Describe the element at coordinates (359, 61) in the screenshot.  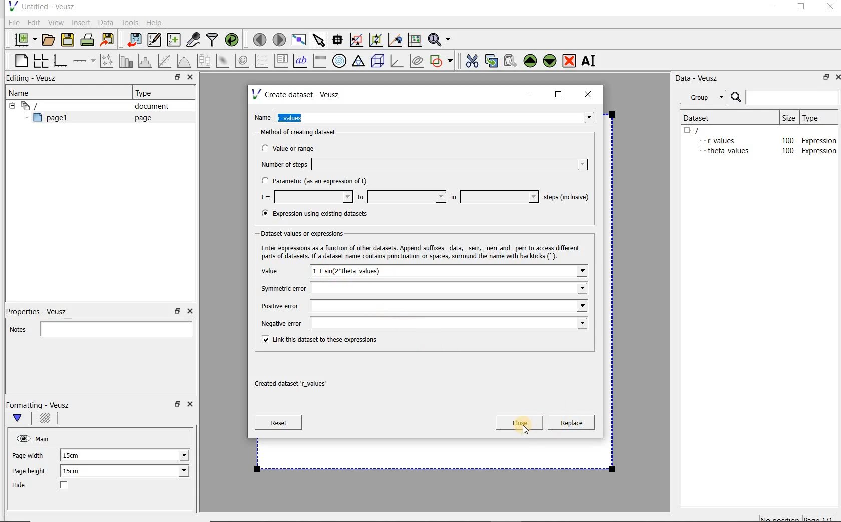
I see `ternary graph` at that location.